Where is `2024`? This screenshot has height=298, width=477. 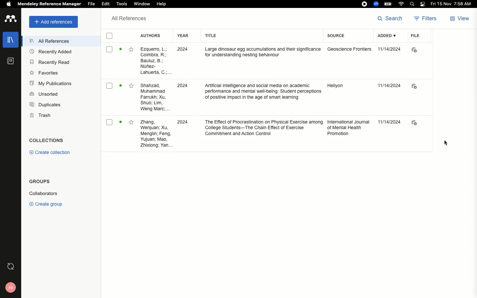 2024 is located at coordinates (181, 50).